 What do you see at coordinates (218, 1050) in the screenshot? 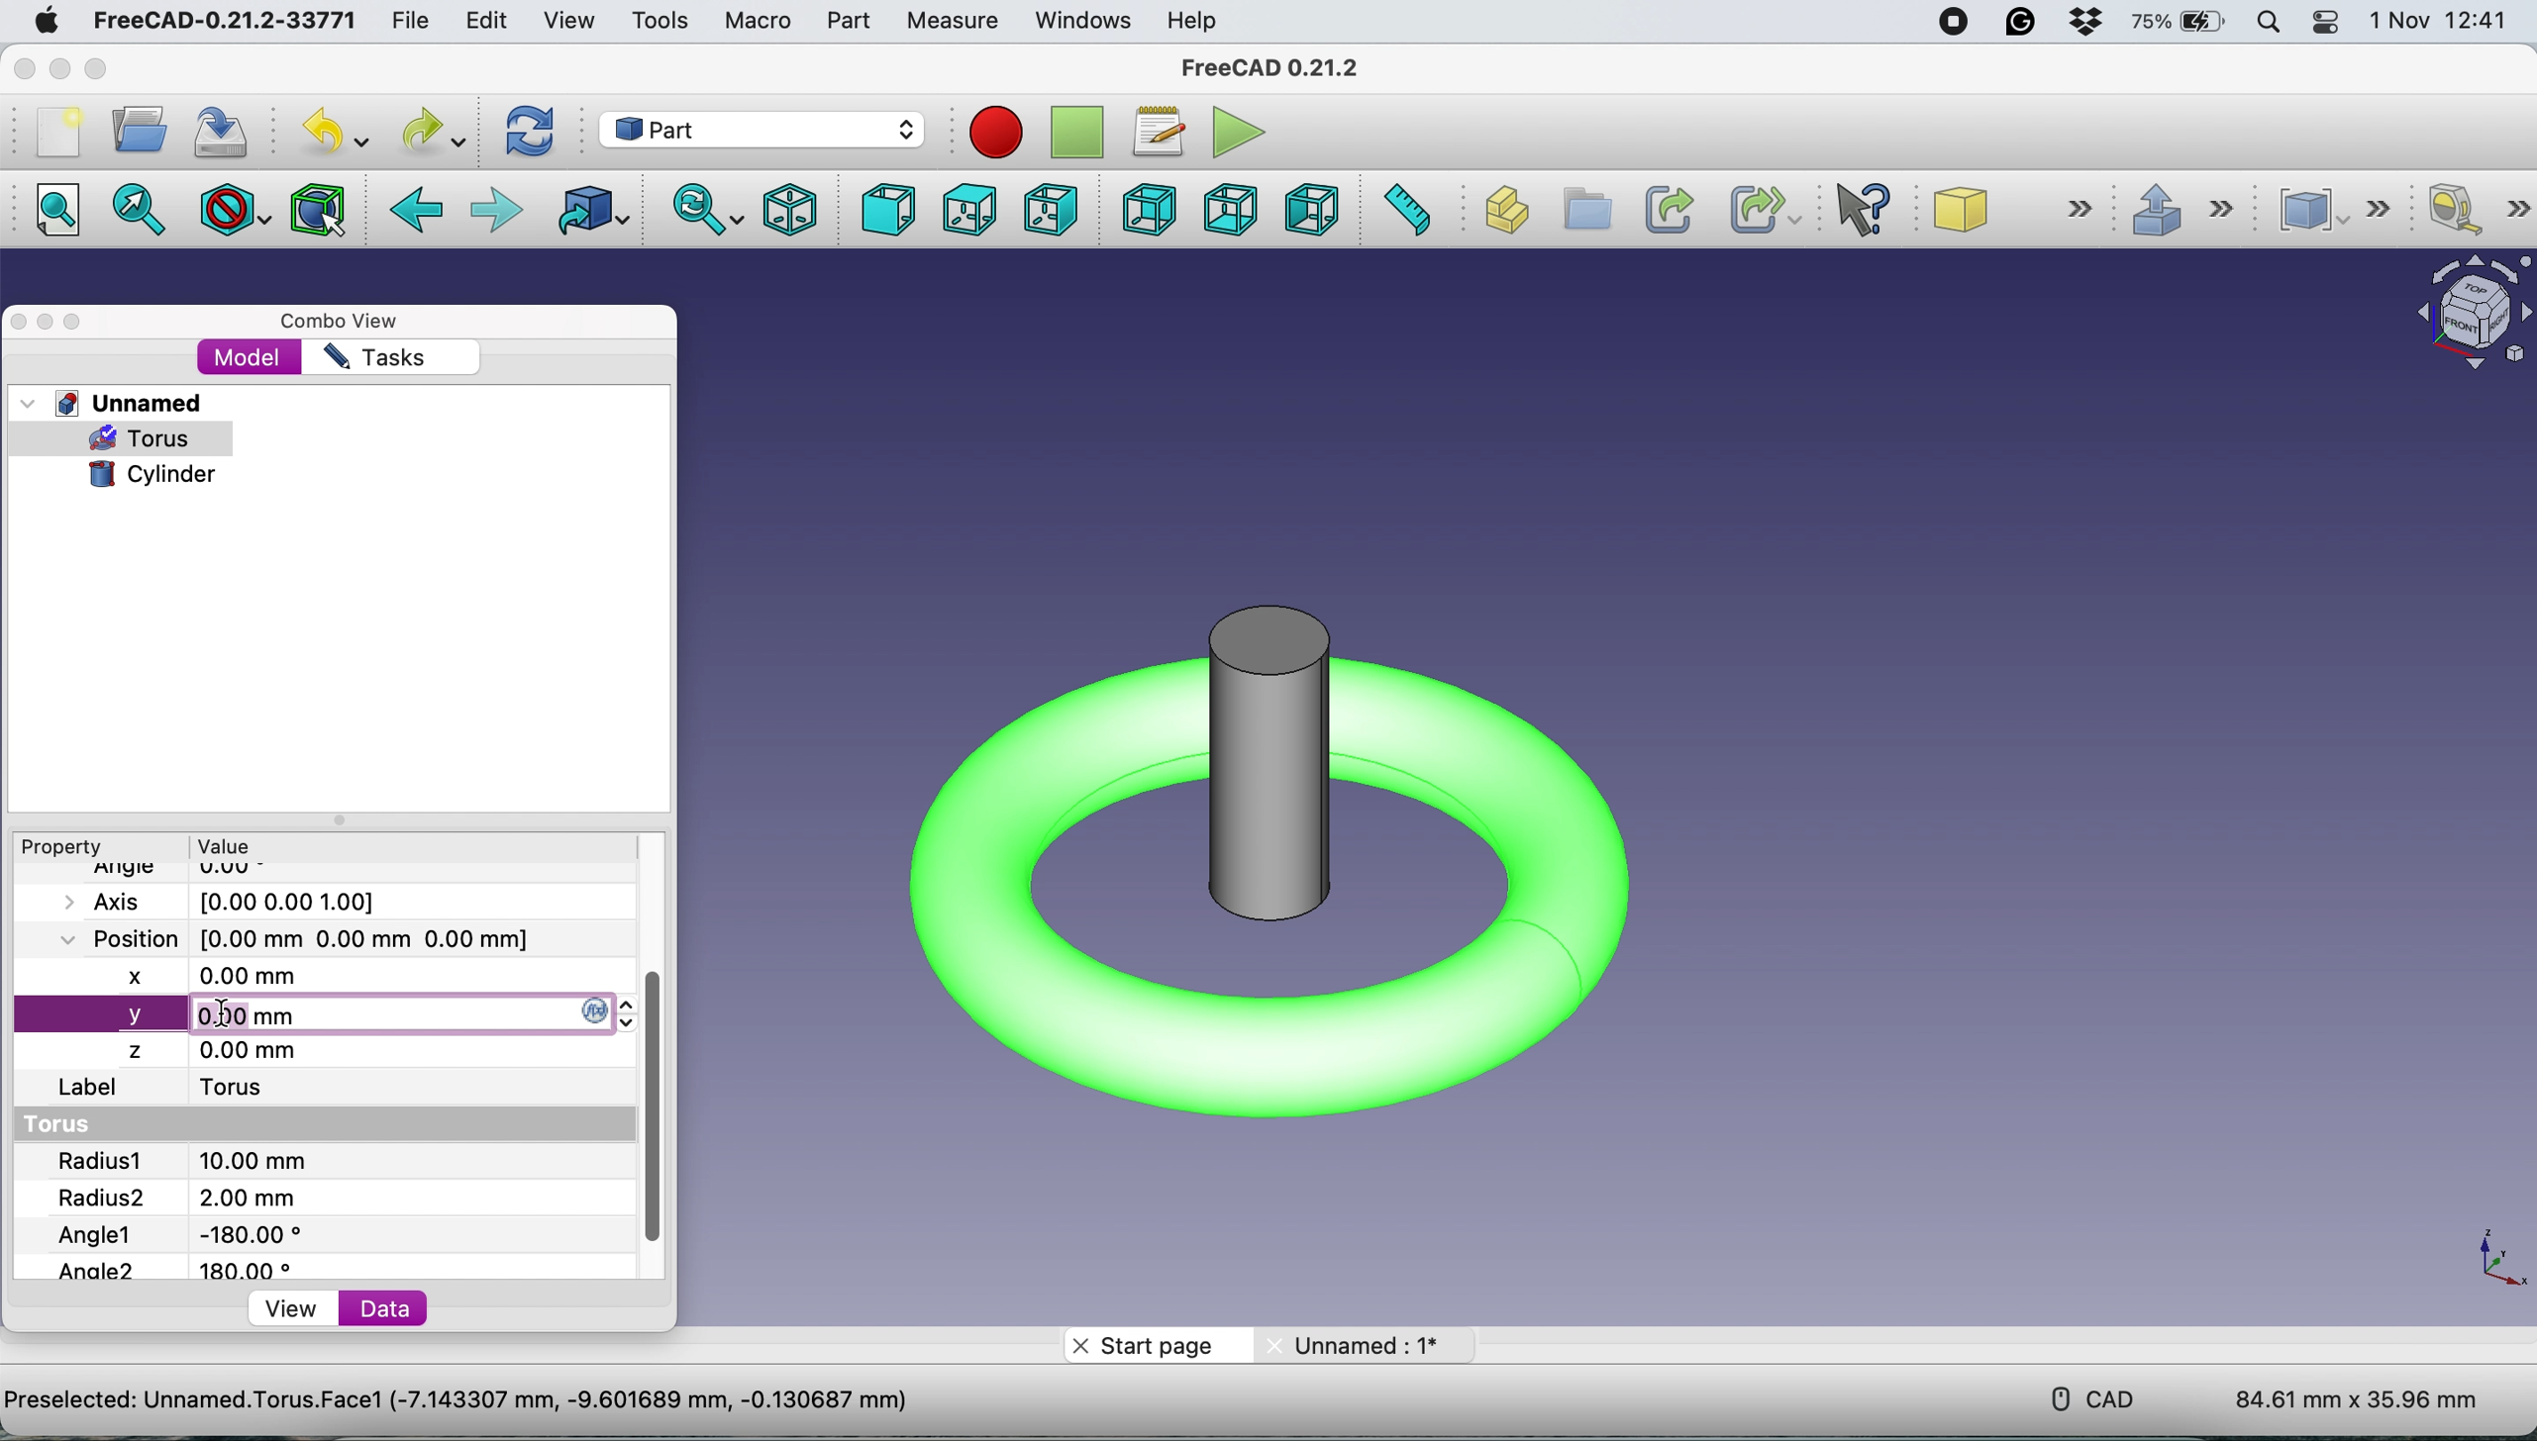
I see `z axis` at bounding box center [218, 1050].